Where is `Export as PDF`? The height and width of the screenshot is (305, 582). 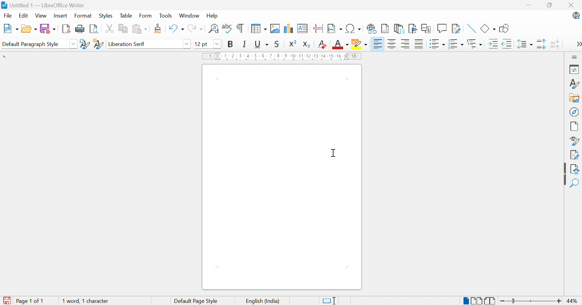 Export as PDF is located at coordinates (67, 28).